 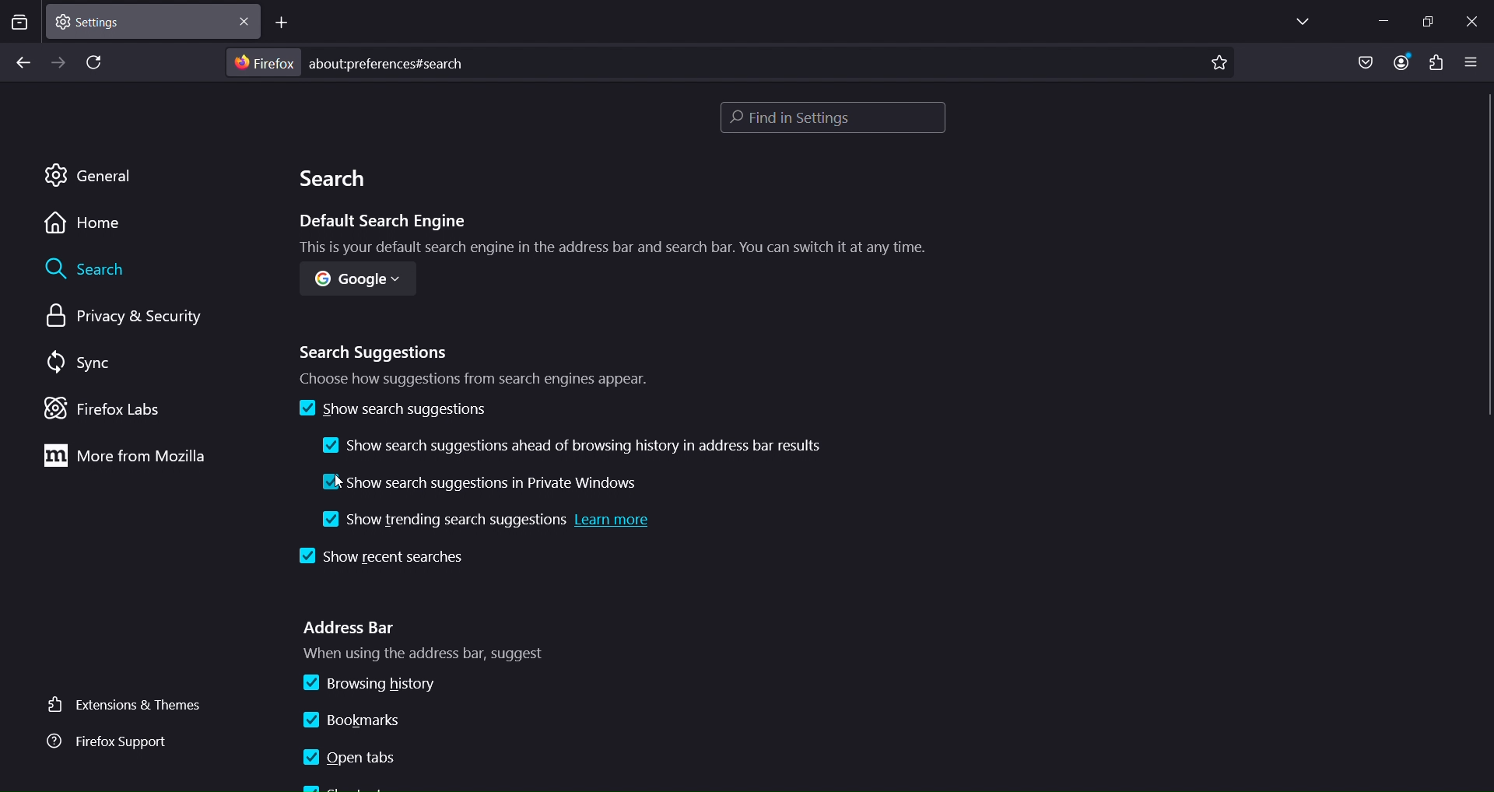 What do you see at coordinates (340, 481) in the screenshot?
I see `cursor` at bounding box center [340, 481].